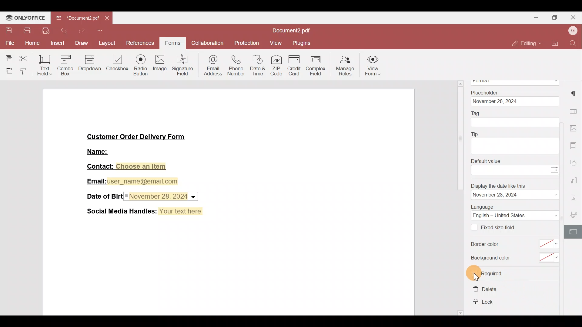 Image resolution: width=582 pixels, height=327 pixels. I want to click on Date & time field inserted, so click(162, 197).